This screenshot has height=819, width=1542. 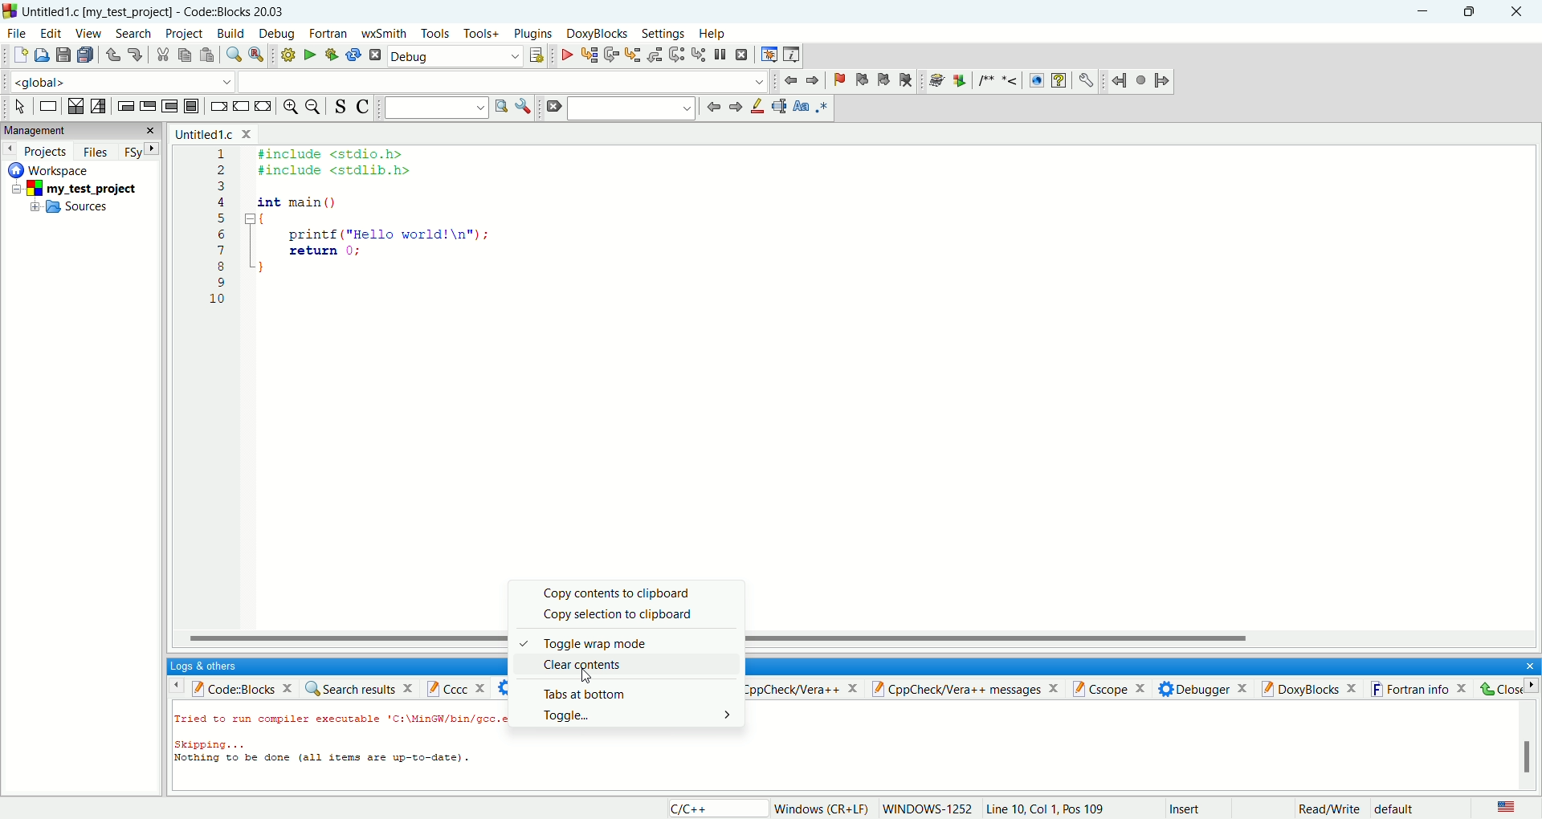 I want to click on selected text, so click(x=779, y=106).